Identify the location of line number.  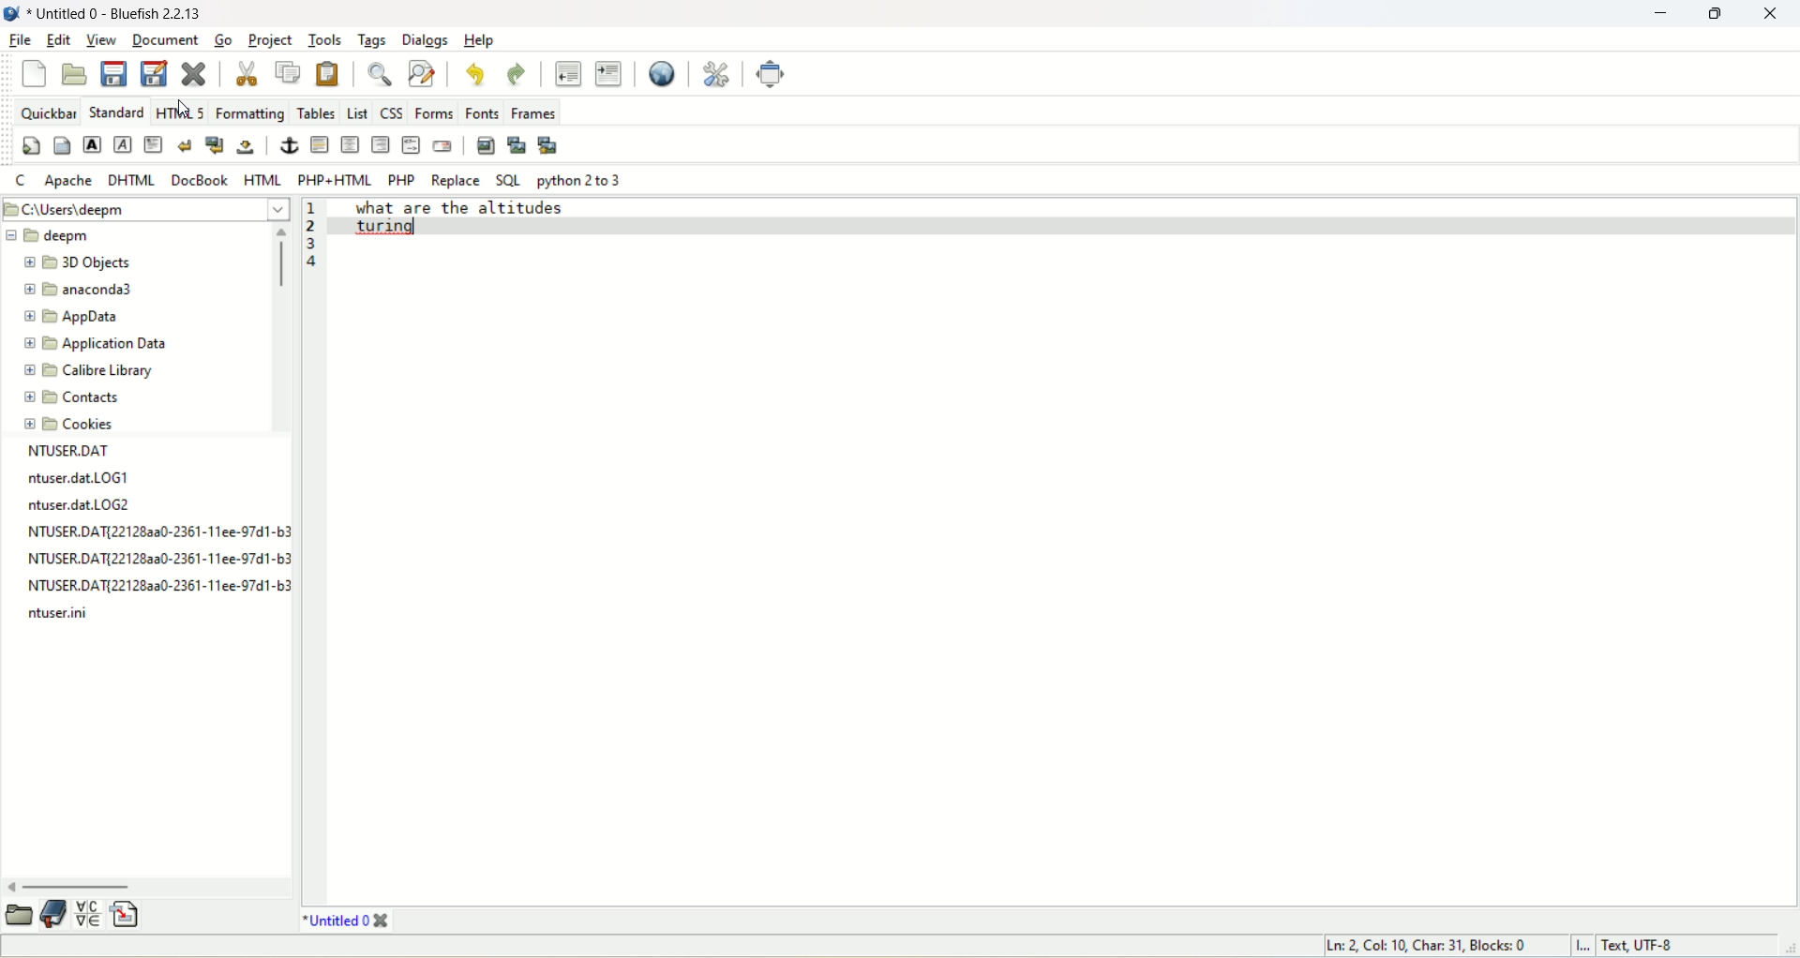
(314, 229).